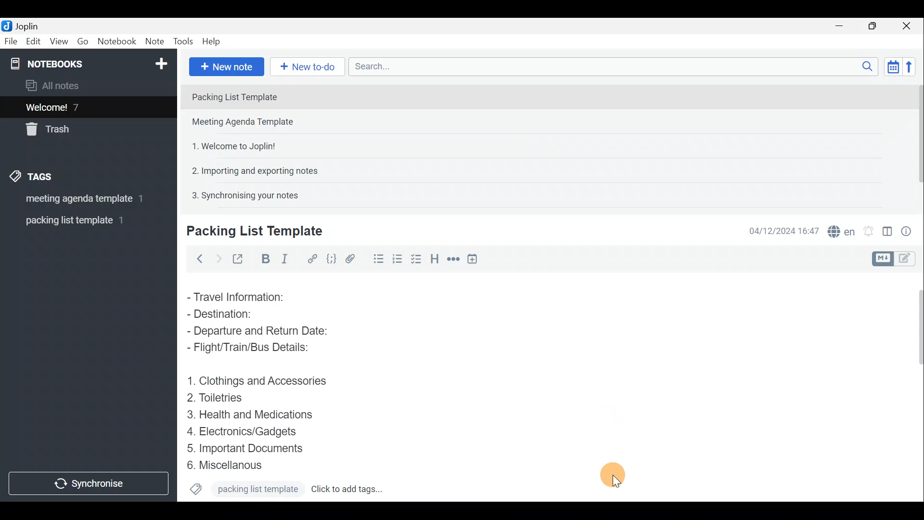 The width and height of the screenshot is (924, 520). Describe the element at coordinates (839, 230) in the screenshot. I see `Spell checker` at that location.